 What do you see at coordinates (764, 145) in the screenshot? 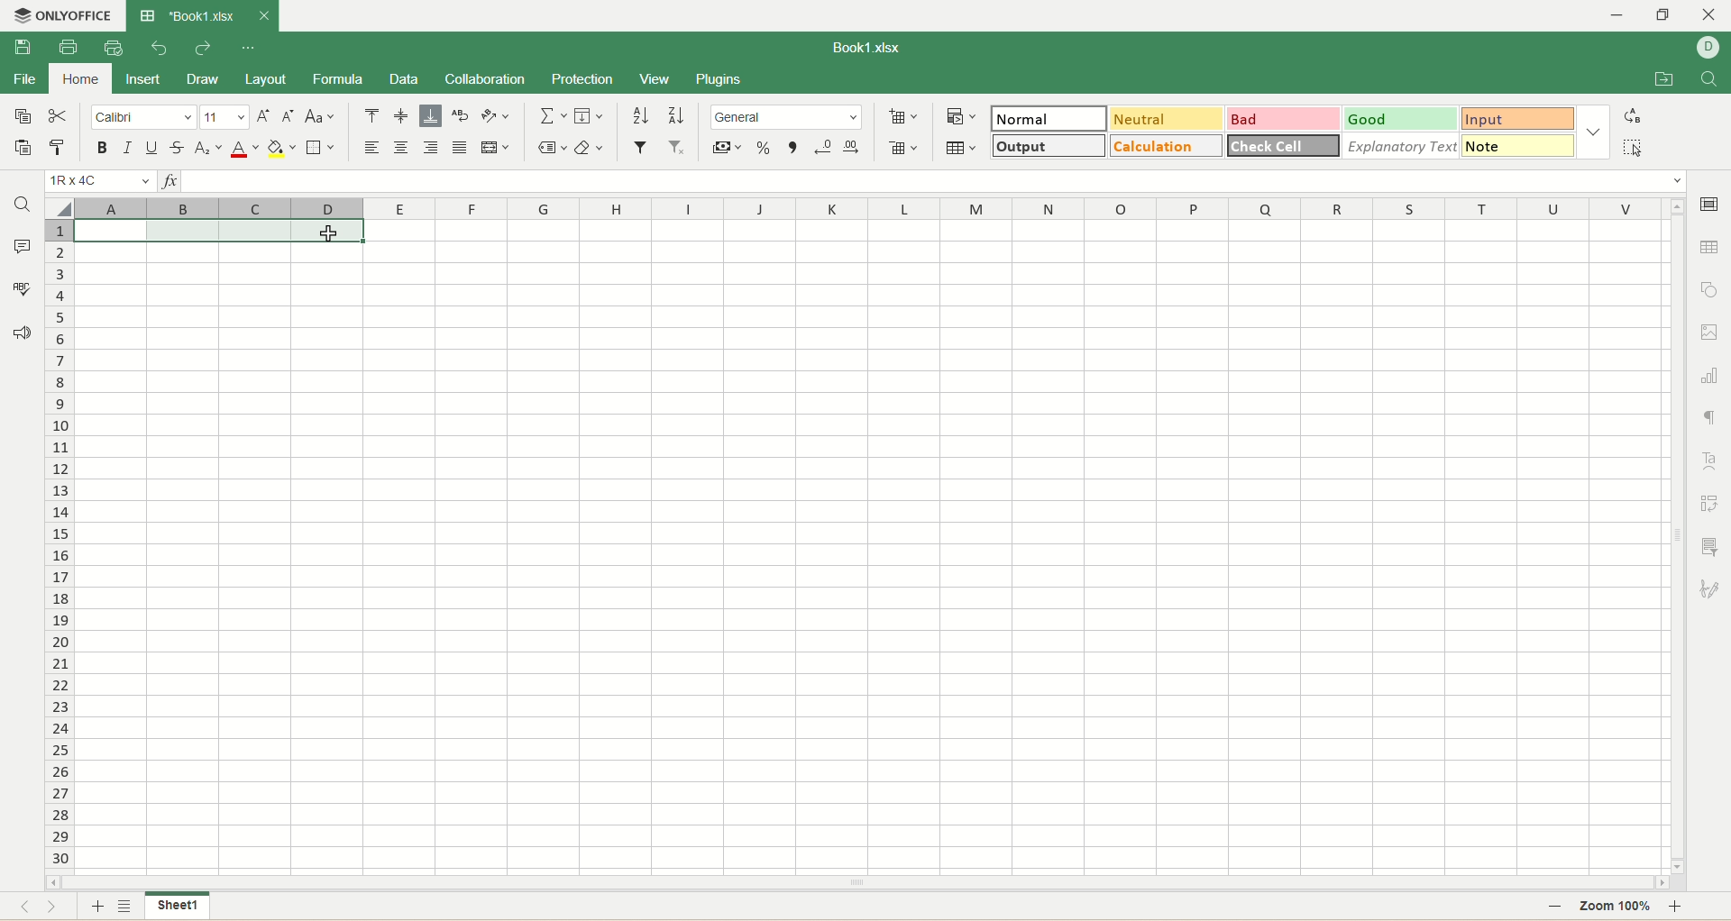
I see `percent format` at bounding box center [764, 145].